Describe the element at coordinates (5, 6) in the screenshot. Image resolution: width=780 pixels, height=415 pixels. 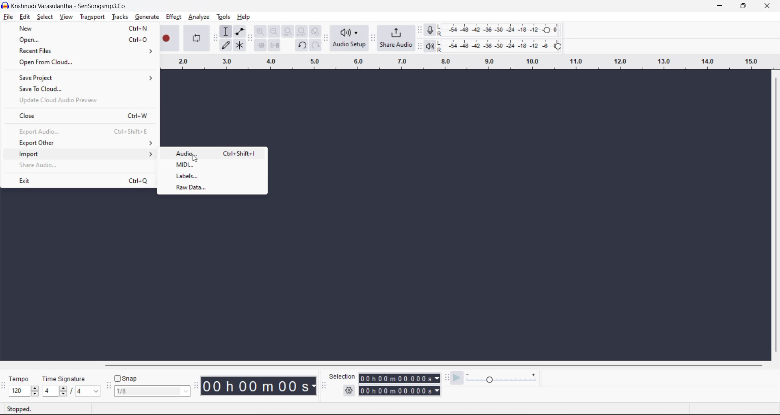
I see `logo` at that location.